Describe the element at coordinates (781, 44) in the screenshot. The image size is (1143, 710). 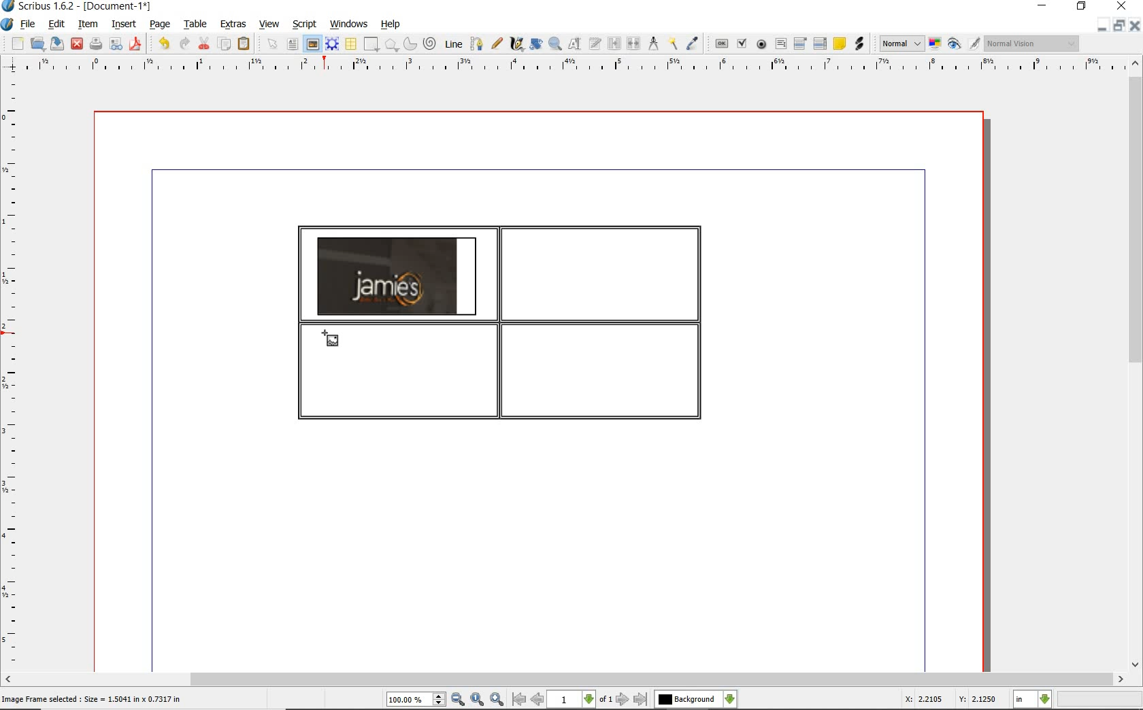
I see `pdf text field` at that location.